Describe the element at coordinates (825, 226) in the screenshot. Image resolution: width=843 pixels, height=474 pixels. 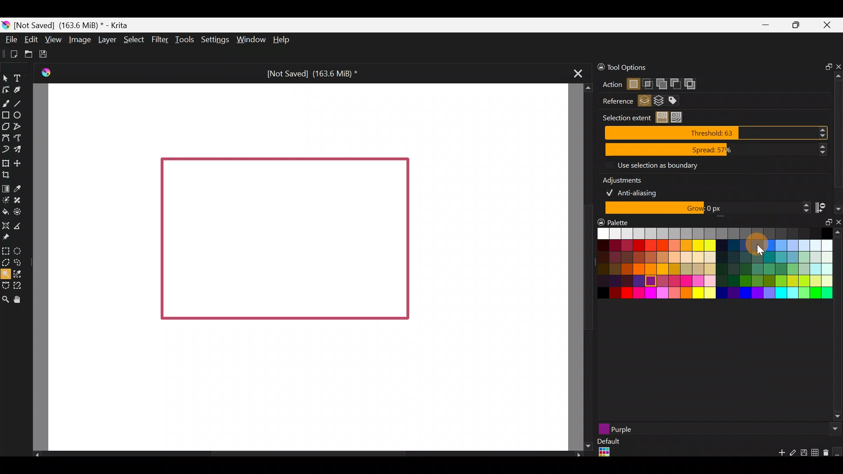
I see `Float docker` at that location.